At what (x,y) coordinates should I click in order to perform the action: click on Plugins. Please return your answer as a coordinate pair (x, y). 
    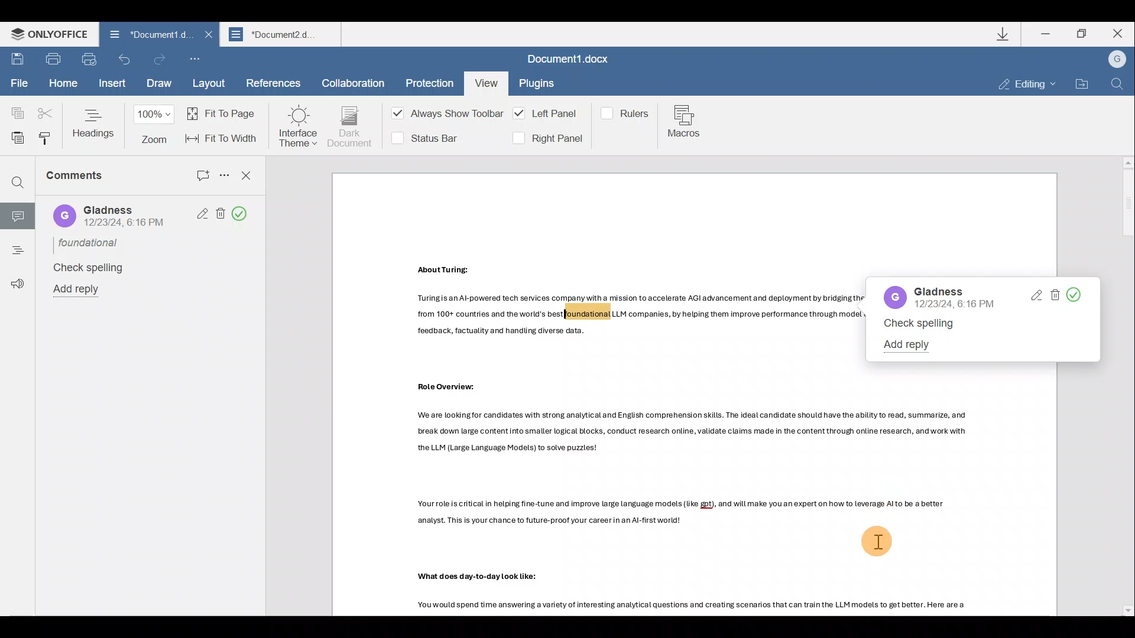
    Looking at the image, I should click on (538, 85).